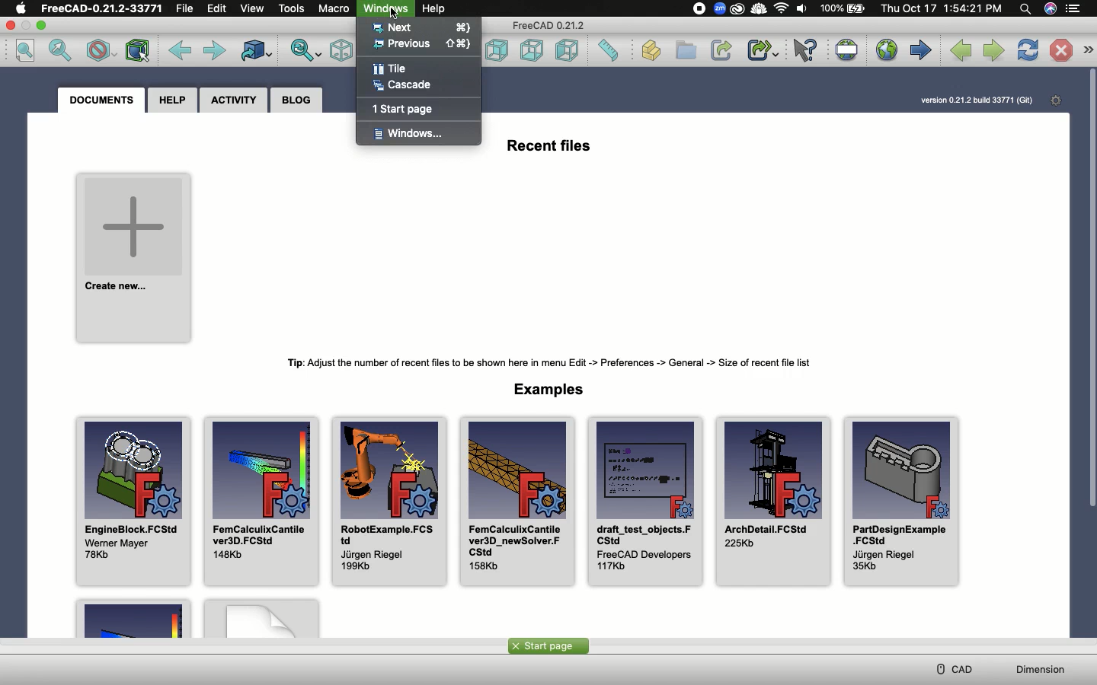  What do you see at coordinates (235, 100) in the screenshot?
I see `Activity` at bounding box center [235, 100].